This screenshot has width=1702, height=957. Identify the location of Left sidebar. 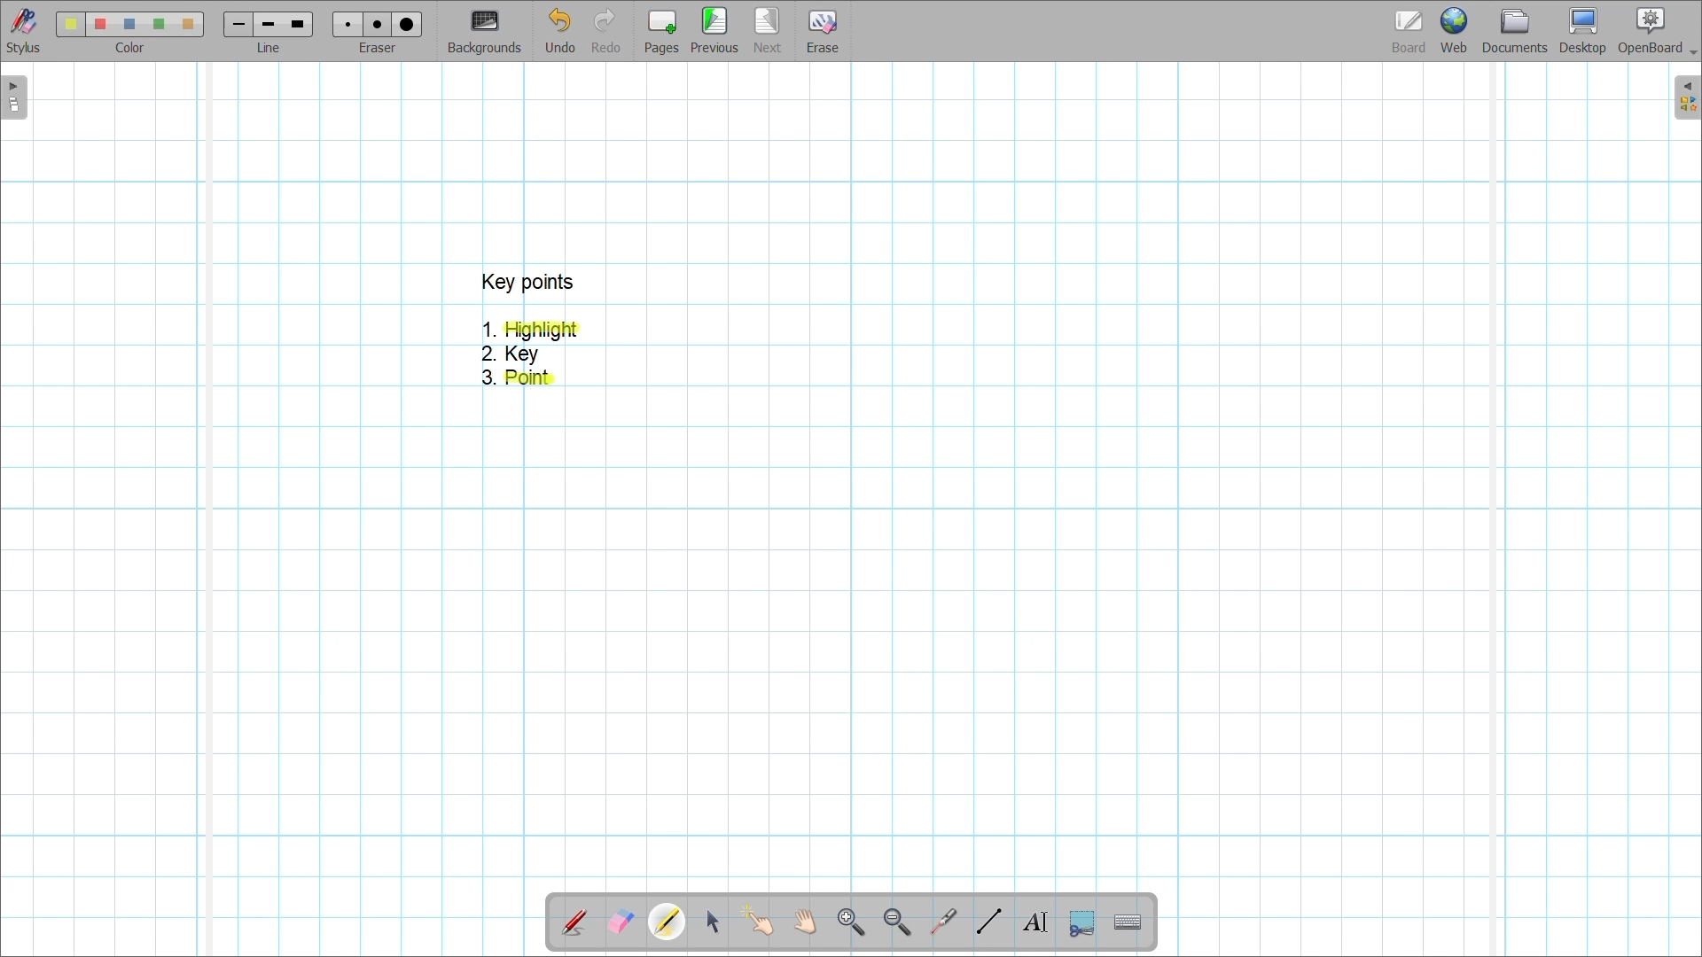
(14, 97).